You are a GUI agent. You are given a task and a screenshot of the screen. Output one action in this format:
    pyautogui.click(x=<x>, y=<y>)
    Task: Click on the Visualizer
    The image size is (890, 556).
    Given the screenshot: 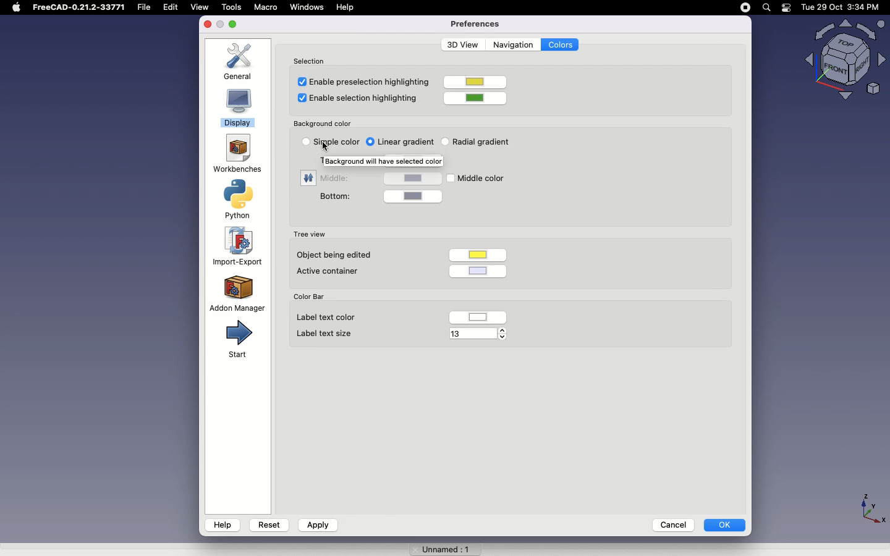 What is the action you would take?
    pyautogui.click(x=841, y=61)
    